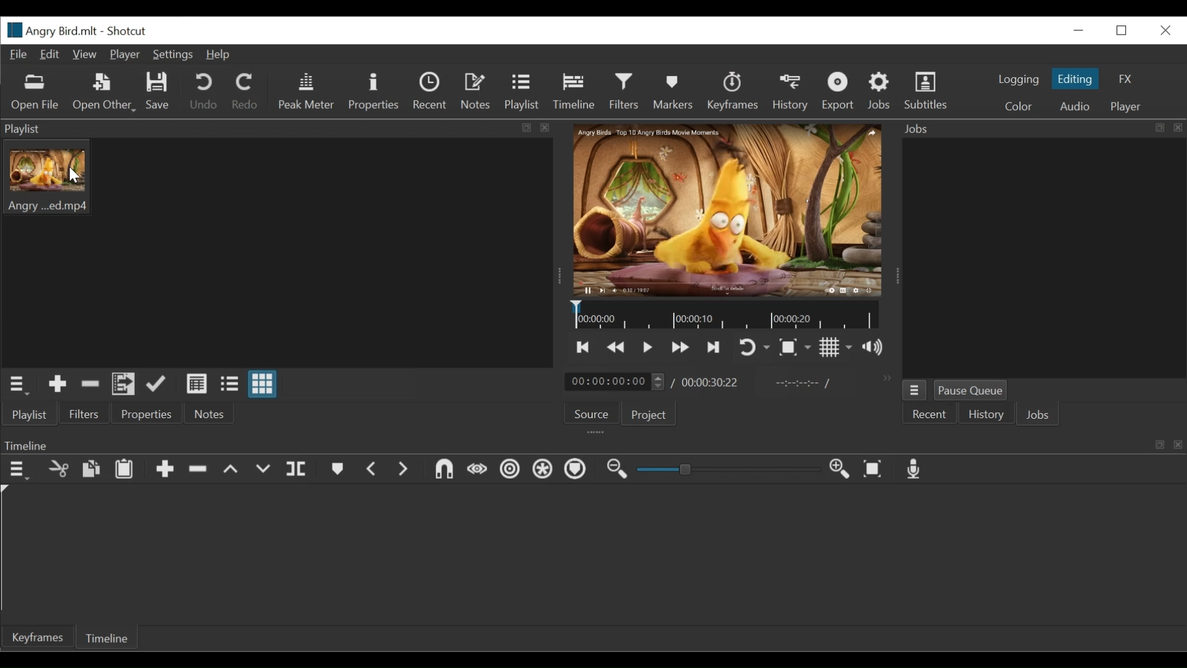  I want to click on Jobs Panel, so click(1043, 258).